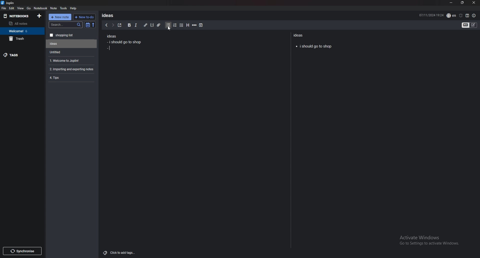  What do you see at coordinates (168, 25) in the screenshot?
I see `bullet list` at bounding box center [168, 25].